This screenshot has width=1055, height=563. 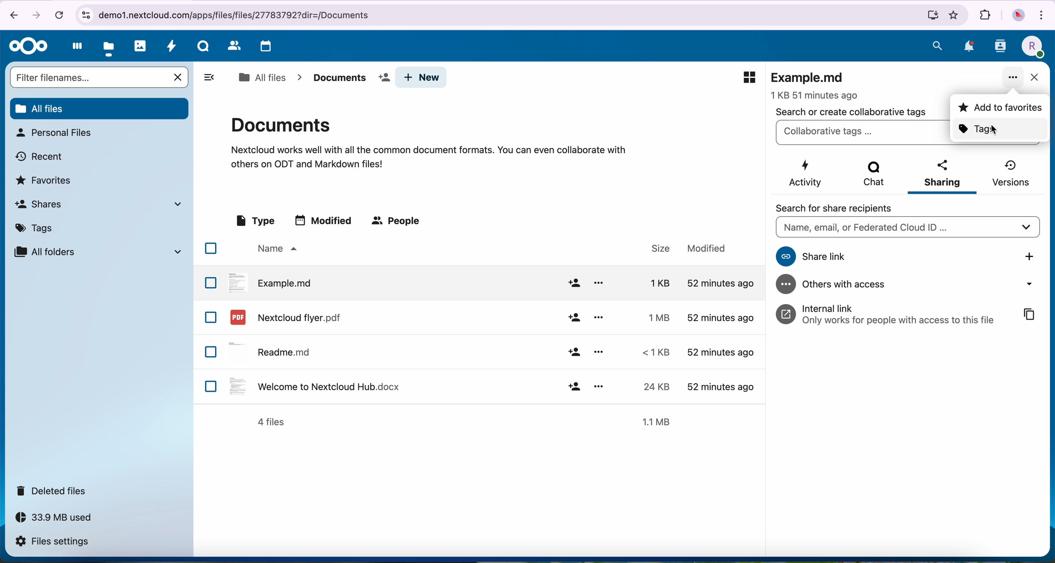 What do you see at coordinates (233, 46) in the screenshot?
I see `contacts` at bounding box center [233, 46].